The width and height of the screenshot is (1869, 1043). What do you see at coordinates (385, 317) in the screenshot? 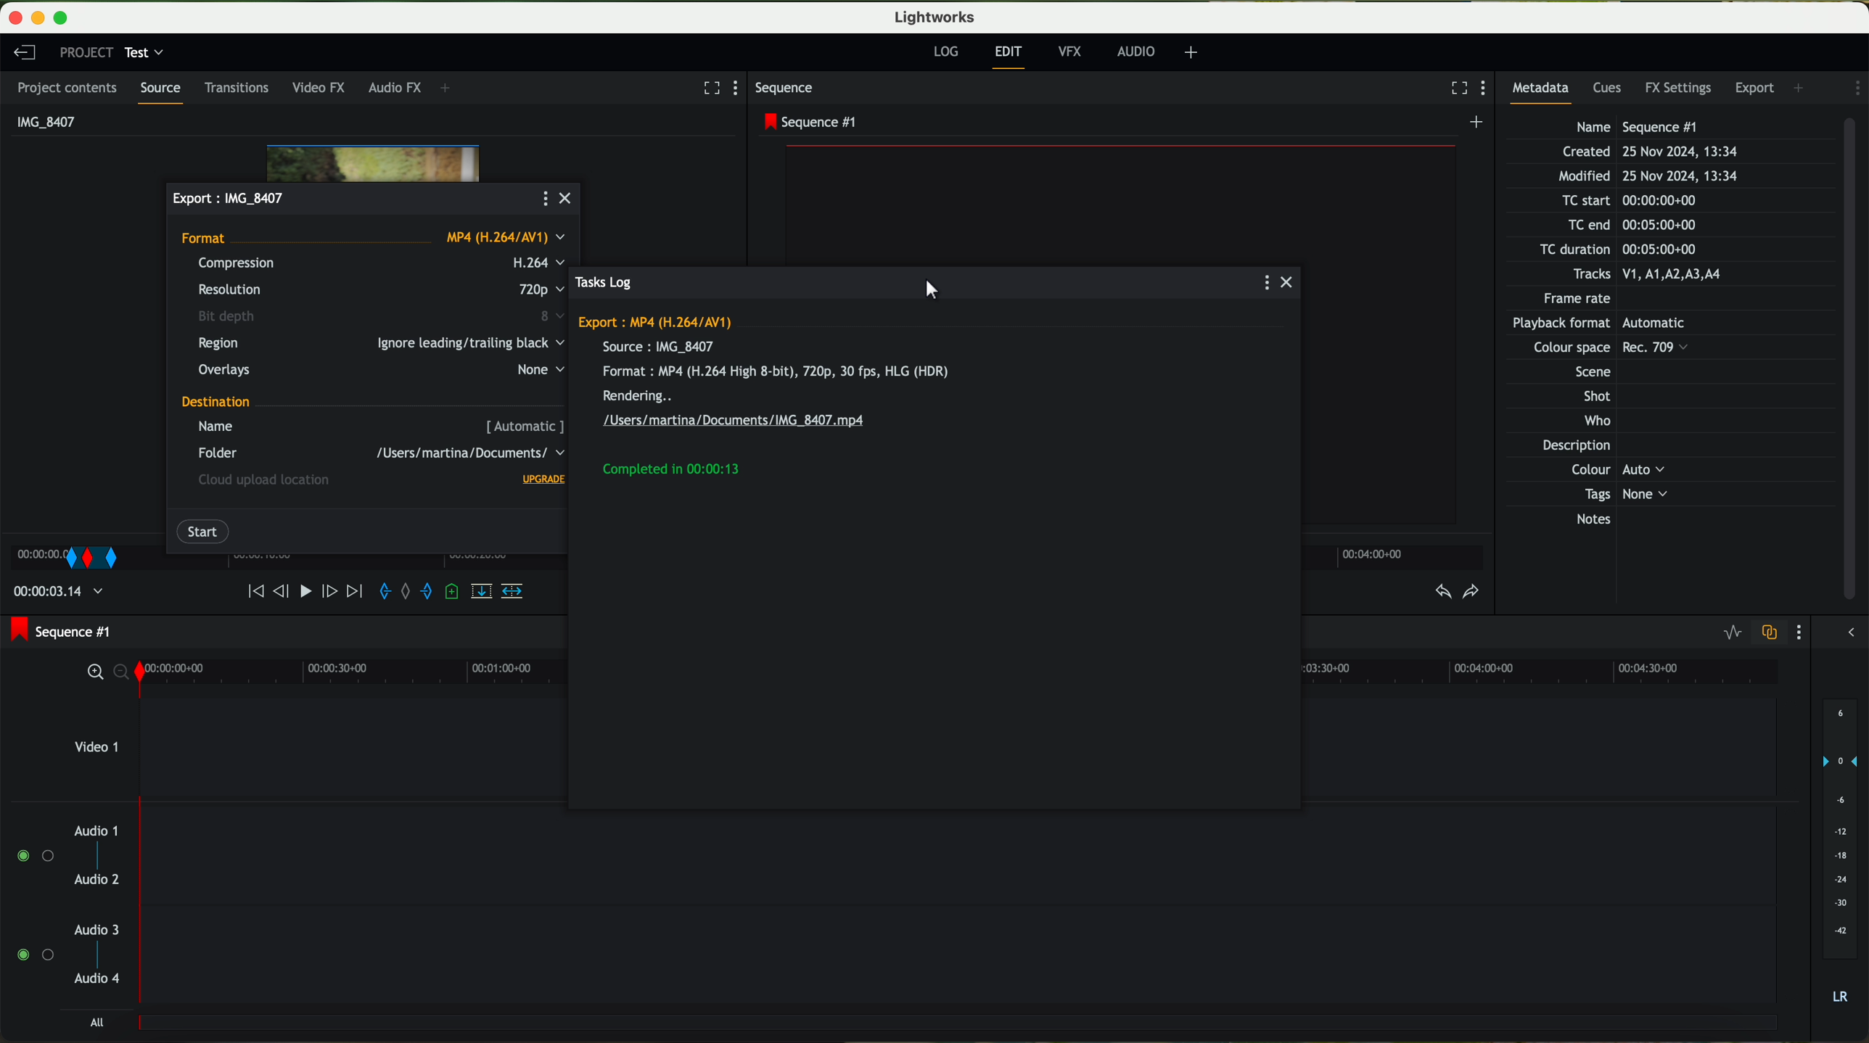
I see `bit depth` at bounding box center [385, 317].